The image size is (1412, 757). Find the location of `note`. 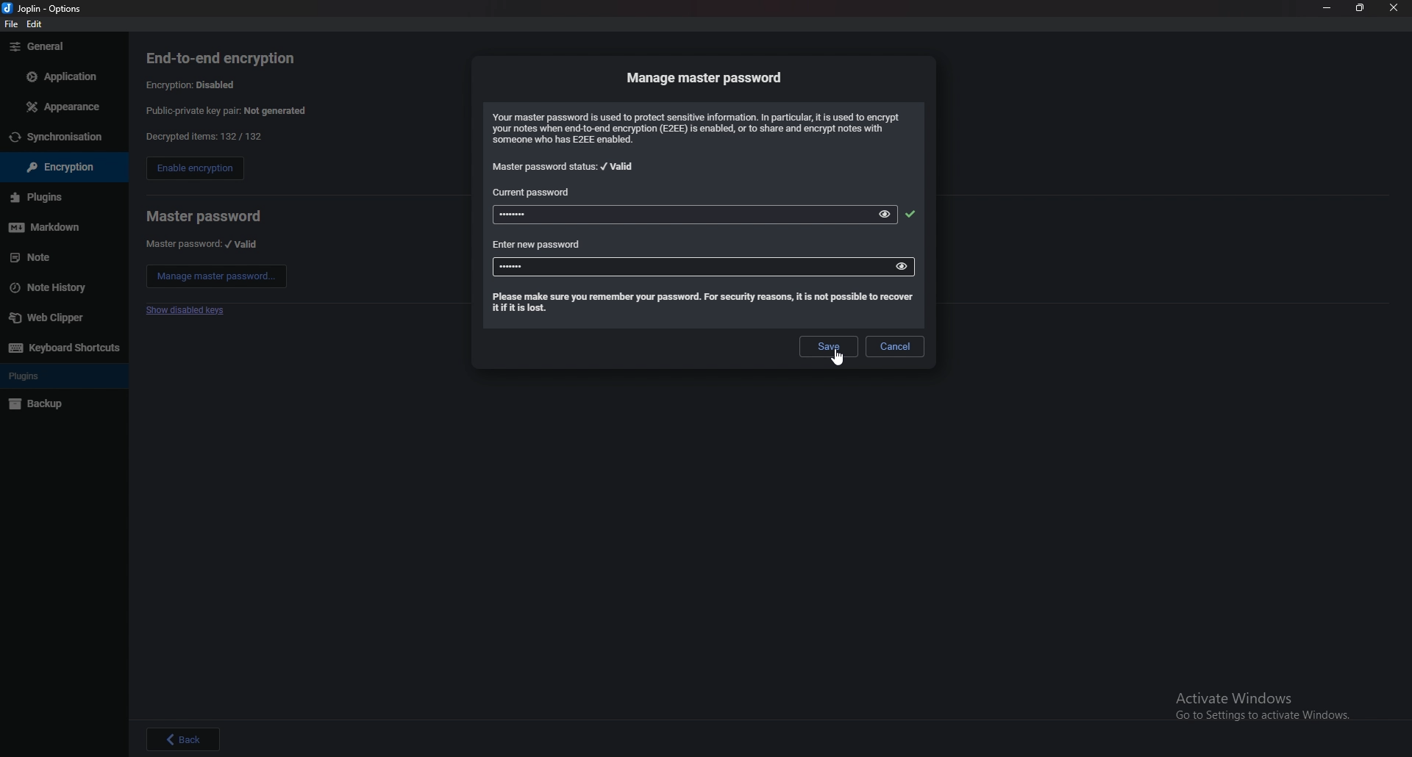

note is located at coordinates (59, 257).